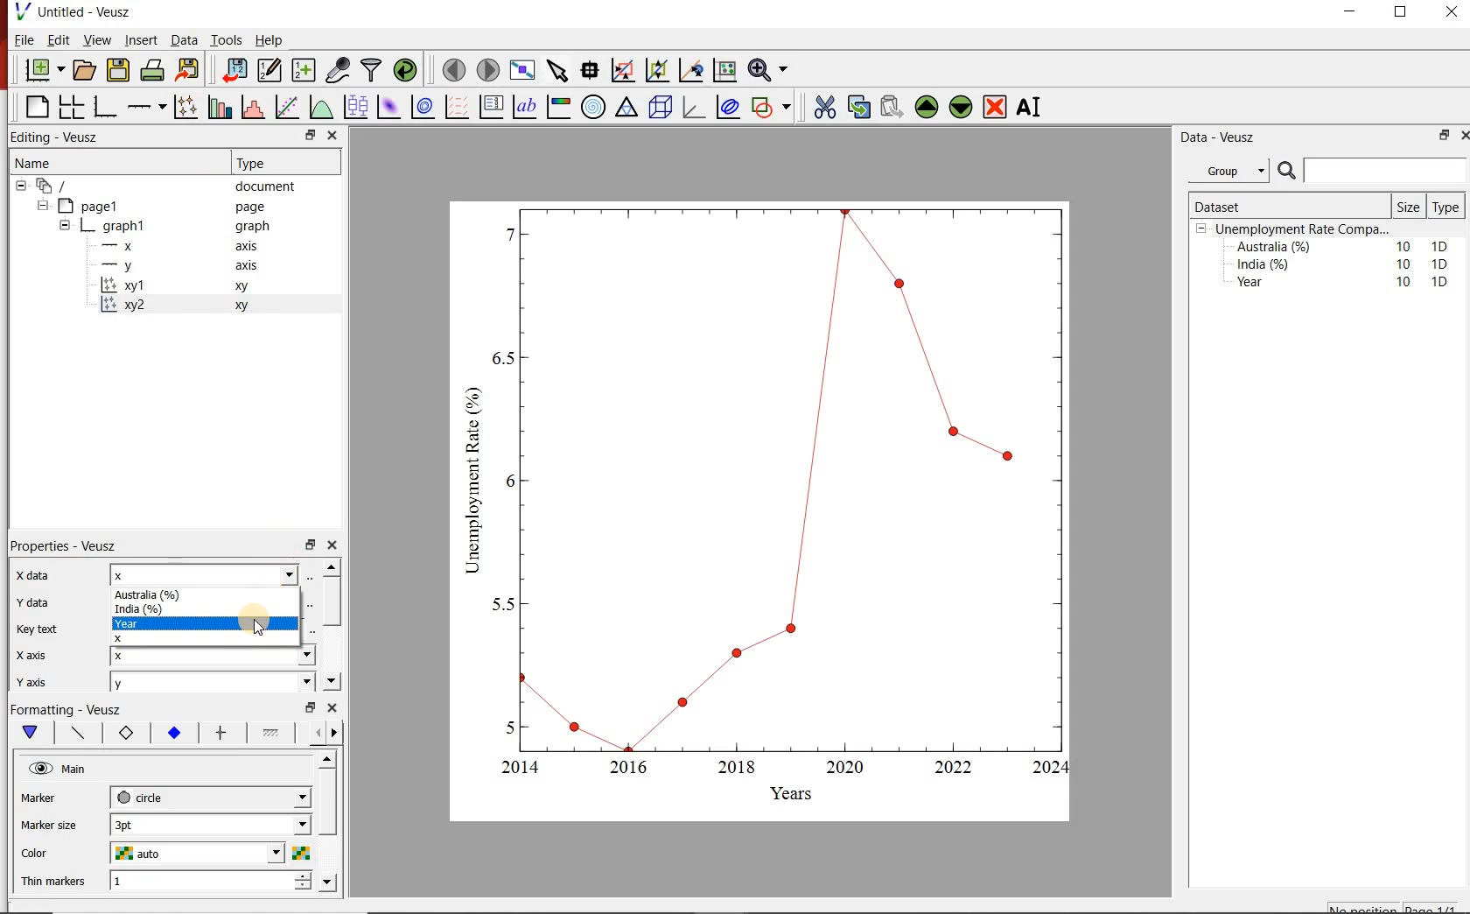 The image size is (1470, 914). Describe the element at coordinates (490, 108) in the screenshot. I see `plot key` at that location.